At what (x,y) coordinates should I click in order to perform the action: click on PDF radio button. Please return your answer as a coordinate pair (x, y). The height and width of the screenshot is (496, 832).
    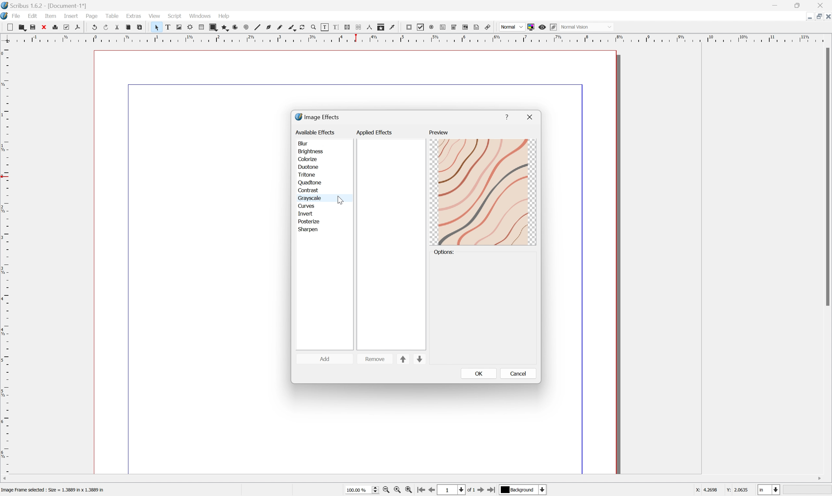
    Looking at the image, I should click on (432, 27).